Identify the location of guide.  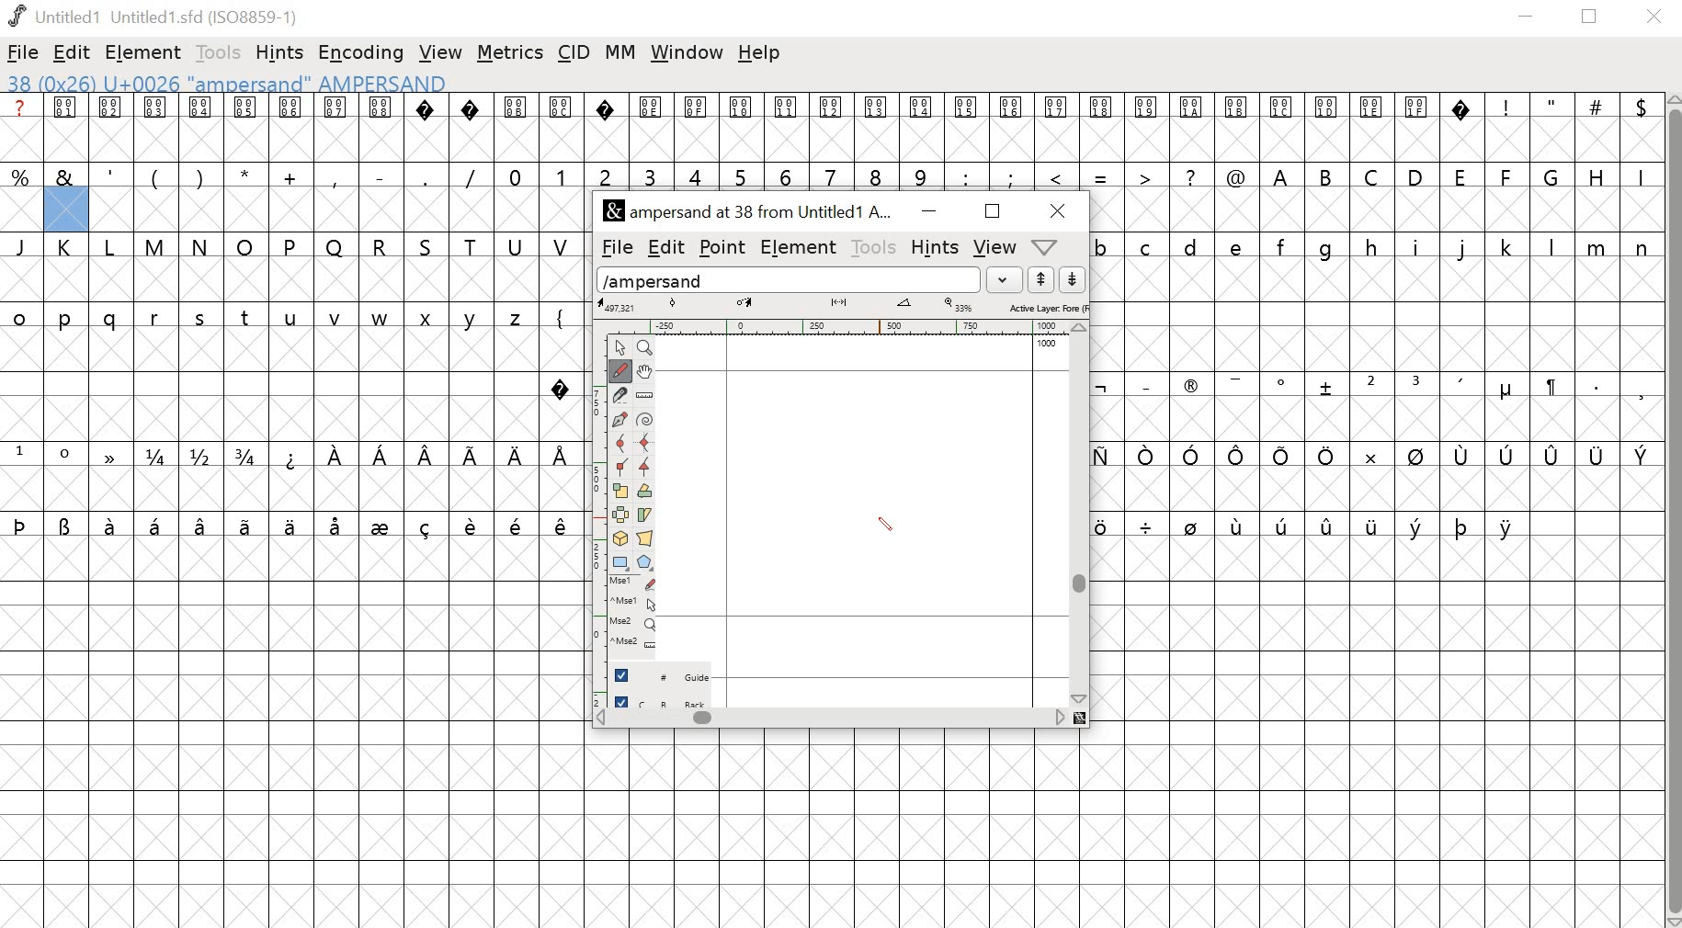
(1047, 345).